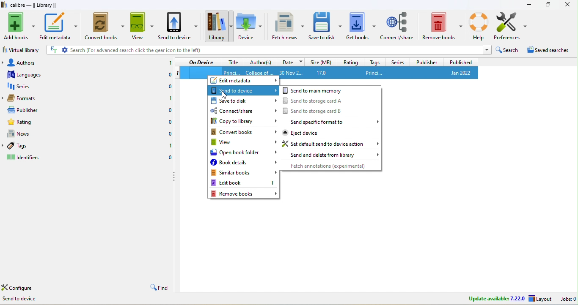 The image size is (578, 305). Describe the element at coordinates (330, 110) in the screenshot. I see `send to storage card b` at that location.